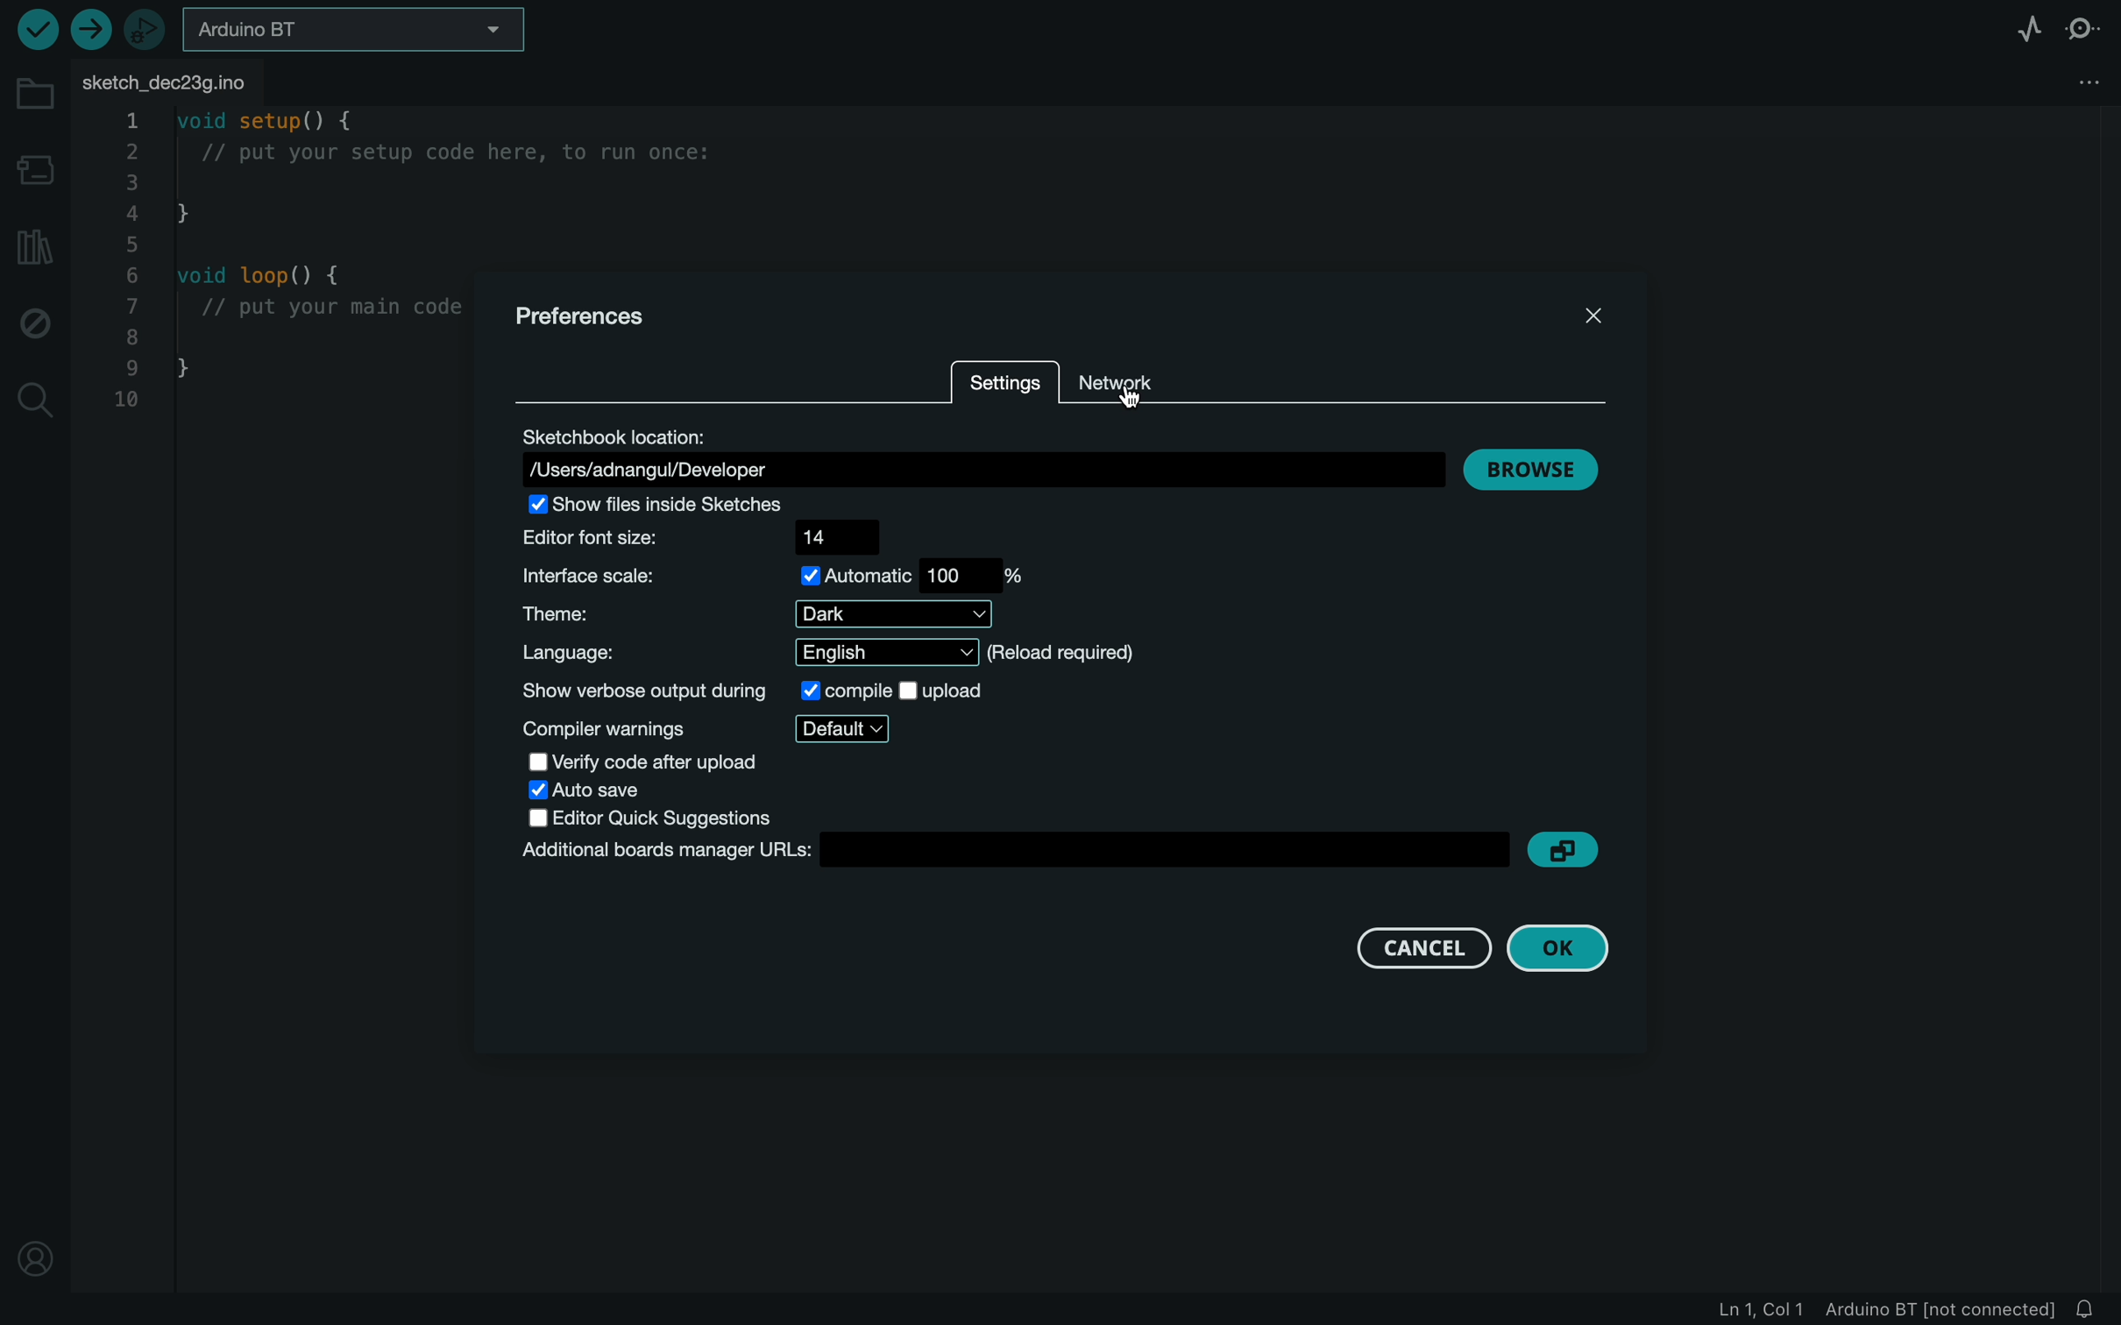 The height and width of the screenshot is (1325, 2121). I want to click on file information, so click(1880, 1309).